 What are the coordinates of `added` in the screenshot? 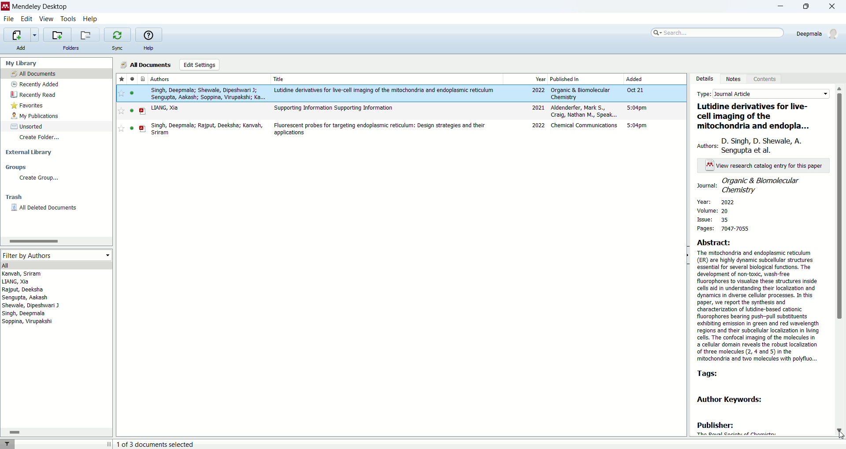 It's located at (634, 78).